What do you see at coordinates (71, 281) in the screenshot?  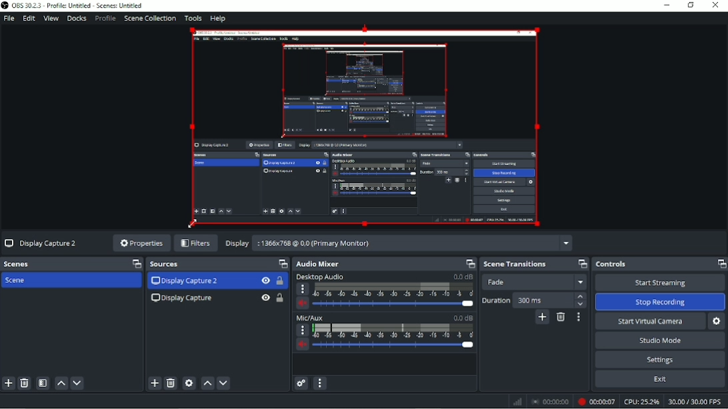 I see `Scene` at bounding box center [71, 281].